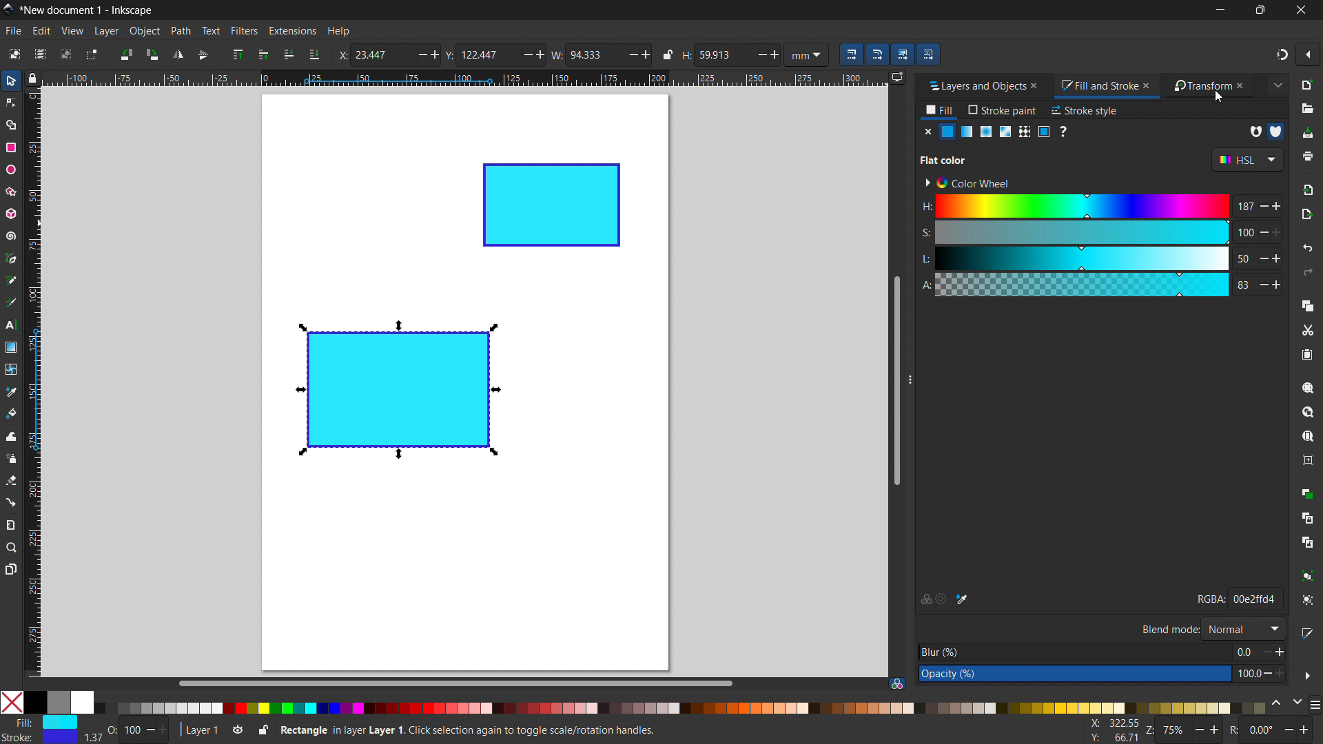 The image size is (1323, 744). Describe the element at coordinates (909, 380) in the screenshot. I see `resize` at that location.